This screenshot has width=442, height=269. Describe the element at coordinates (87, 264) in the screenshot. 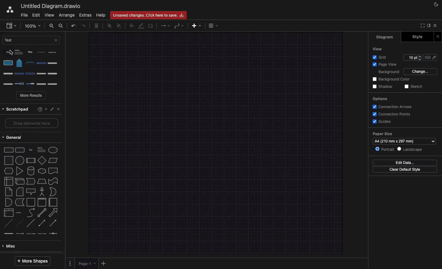

I see `Page 1` at that location.